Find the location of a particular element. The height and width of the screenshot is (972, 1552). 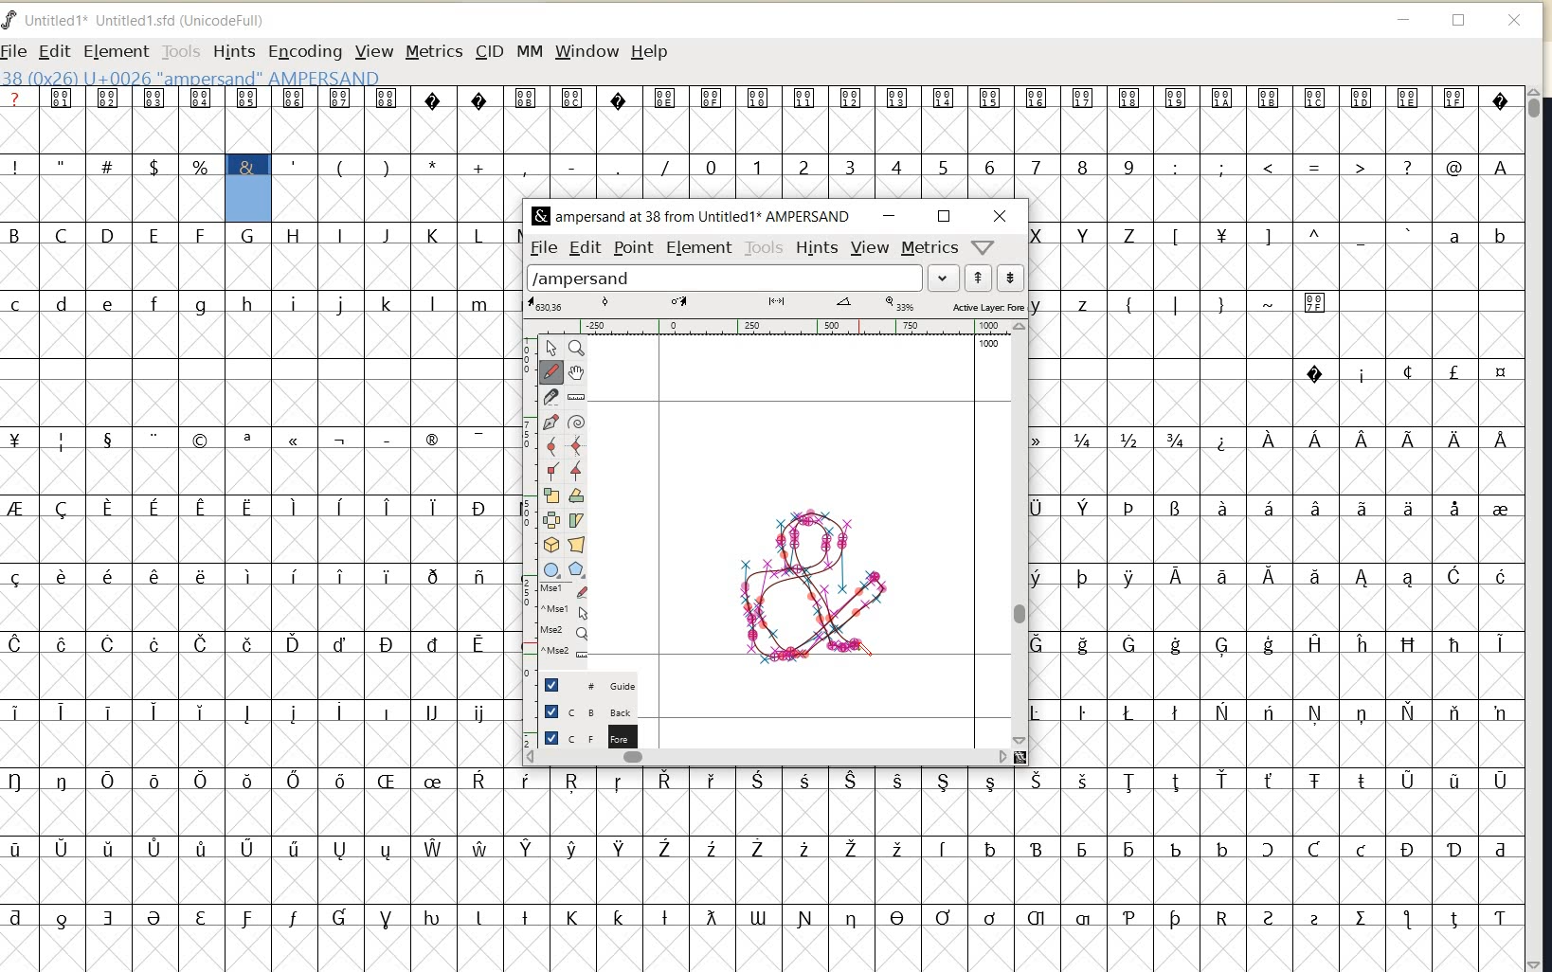

POINT is located at coordinates (636, 248).